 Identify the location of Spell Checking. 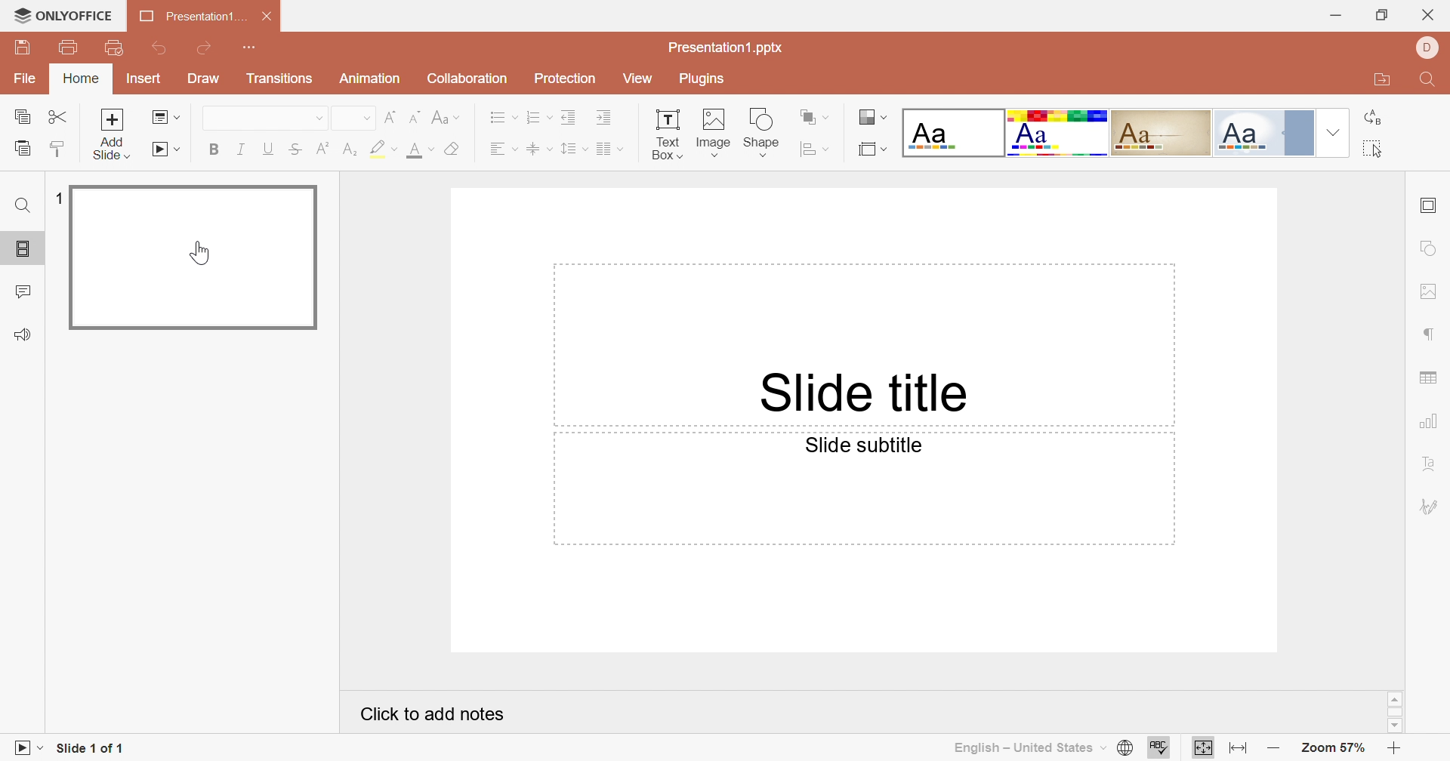
(1159, 750).